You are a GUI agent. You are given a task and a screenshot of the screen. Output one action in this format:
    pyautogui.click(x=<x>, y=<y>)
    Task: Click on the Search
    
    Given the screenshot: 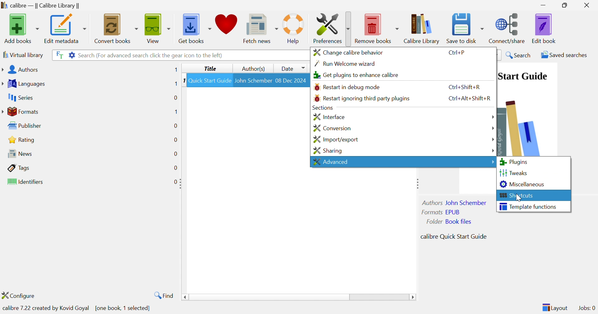 What is the action you would take?
    pyautogui.click(x=519, y=55)
    